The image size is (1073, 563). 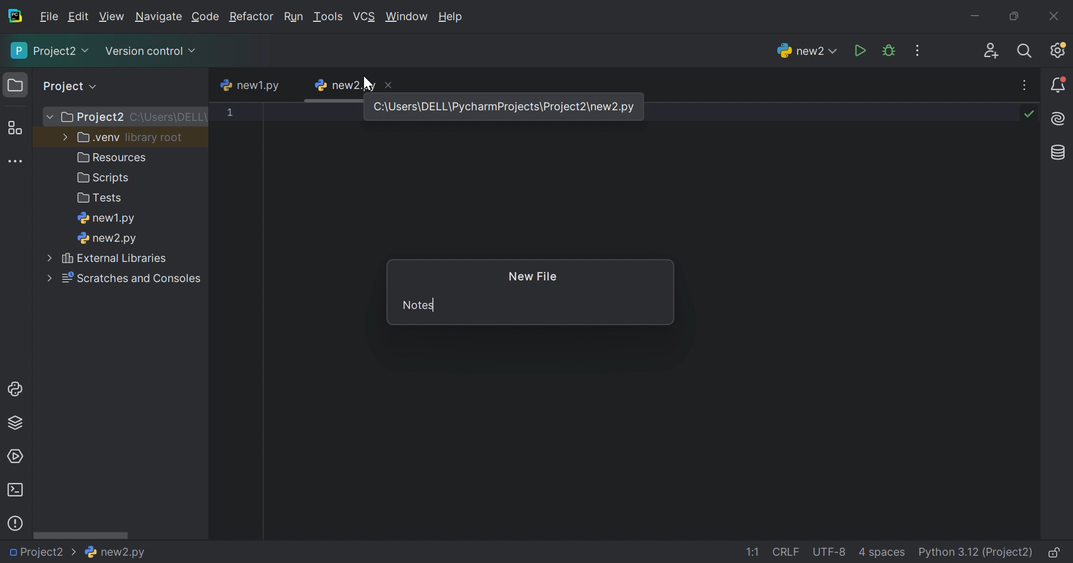 What do you see at coordinates (1012, 17) in the screenshot?
I see `Restore down` at bounding box center [1012, 17].